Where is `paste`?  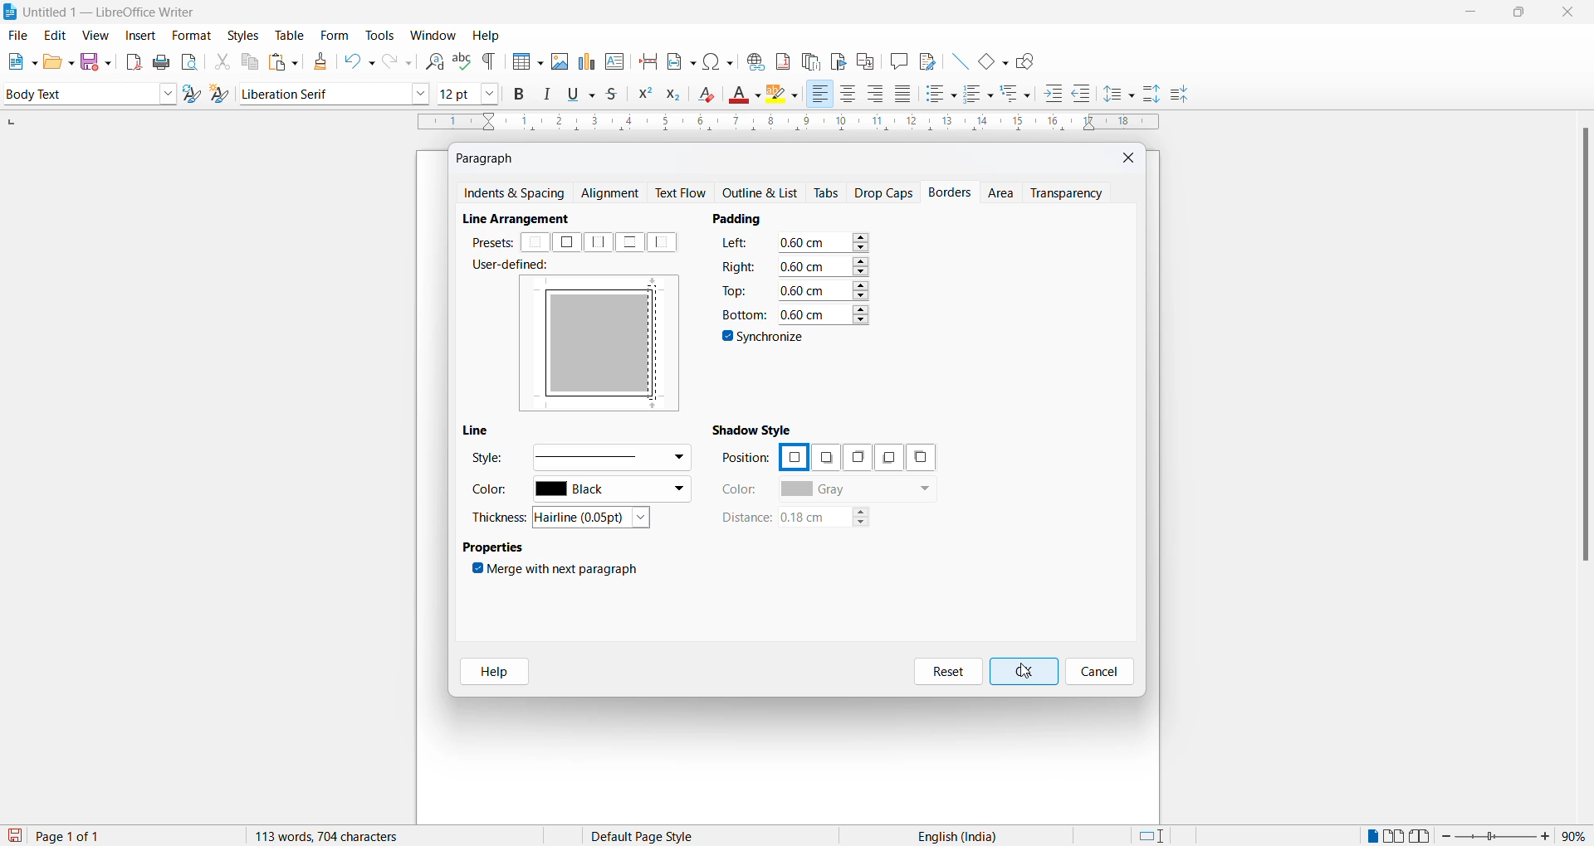 paste is located at coordinates (281, 63).